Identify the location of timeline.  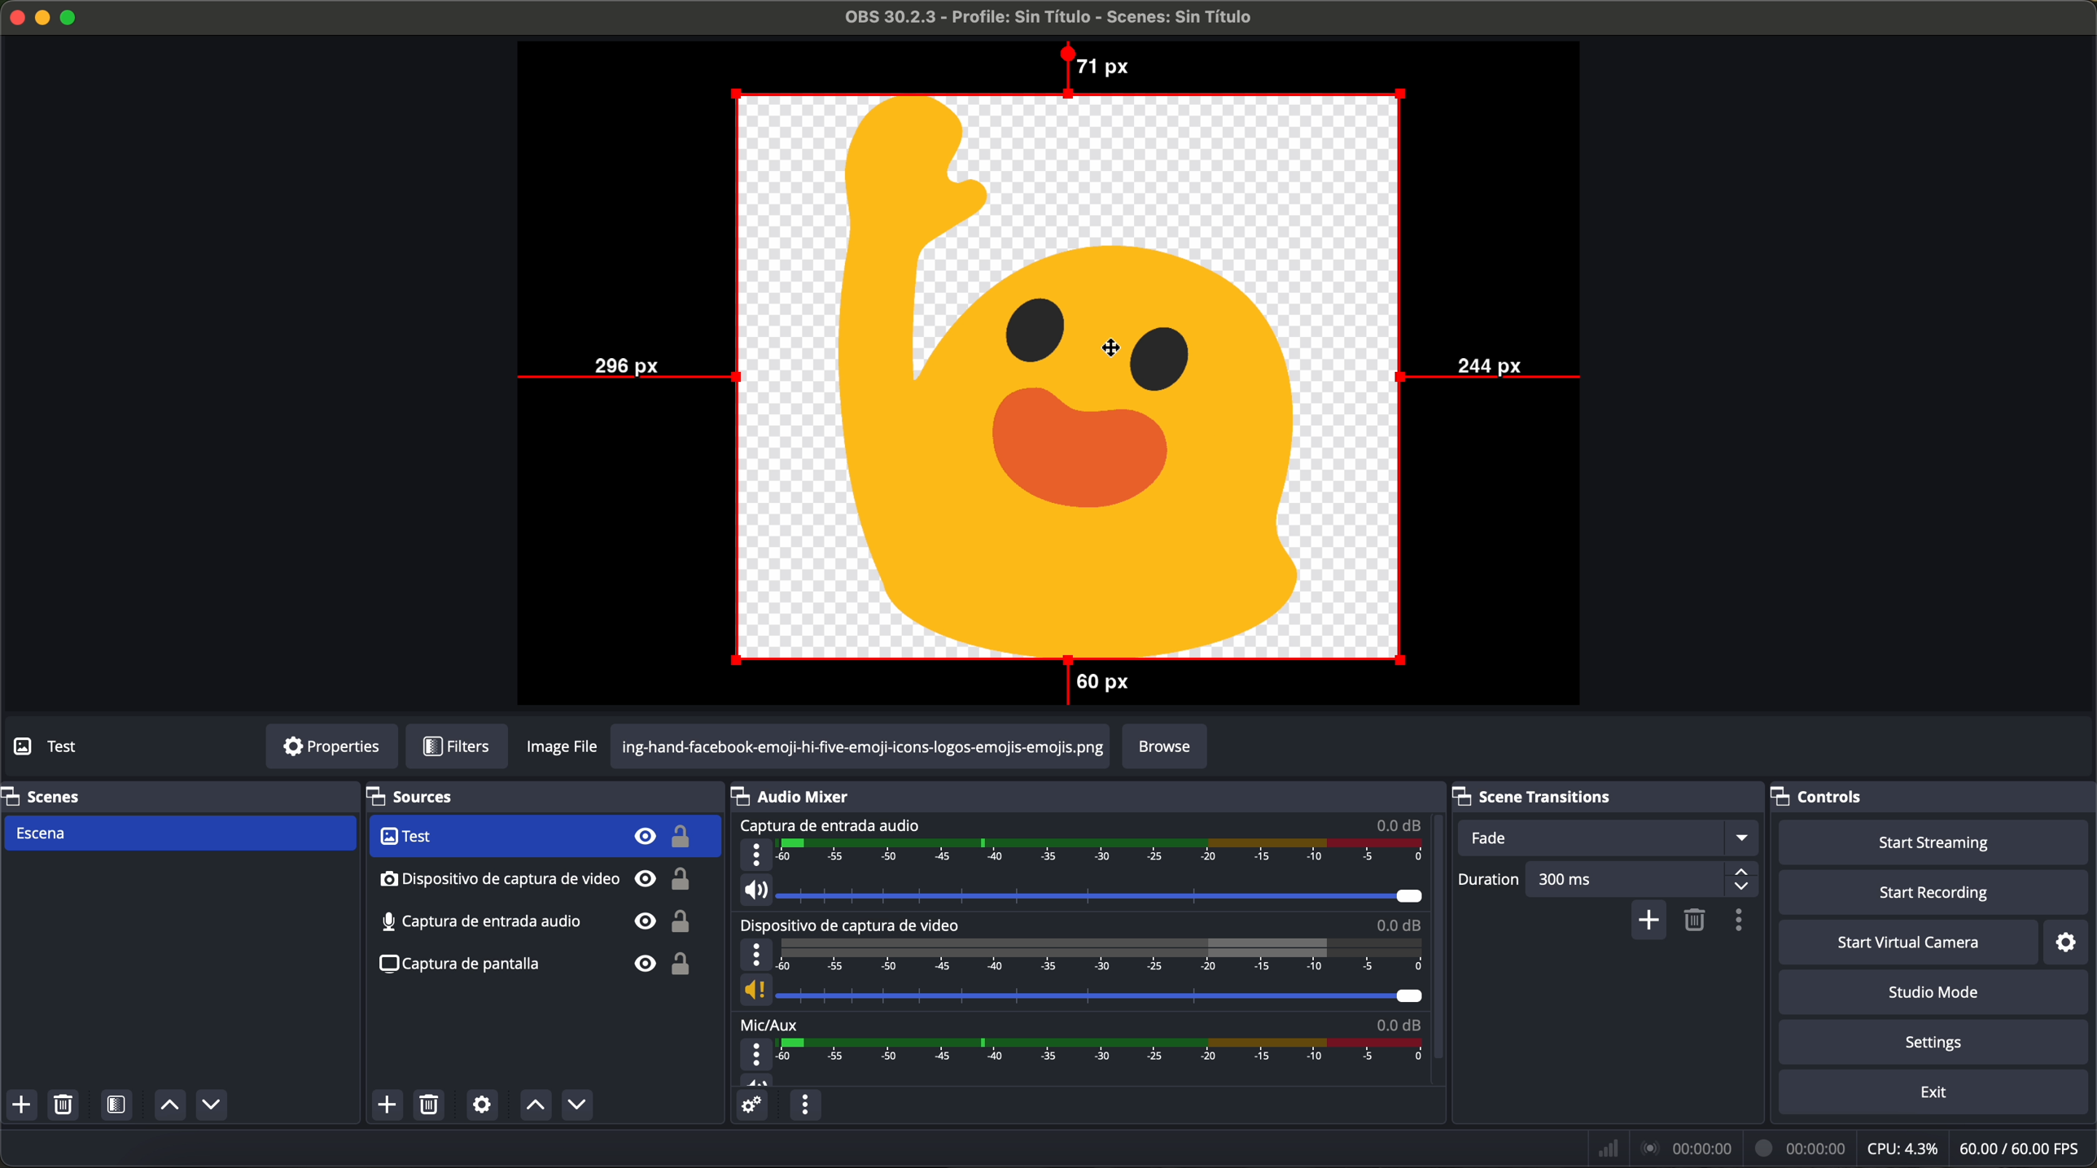
(1102, 853).